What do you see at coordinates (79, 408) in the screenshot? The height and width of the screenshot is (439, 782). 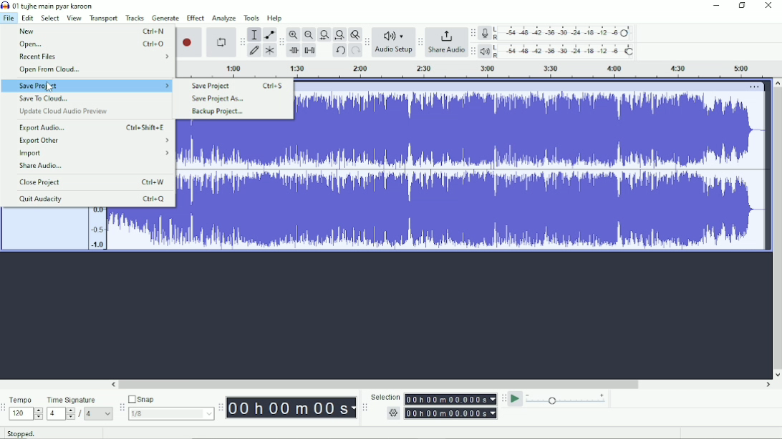 I see `Time Signature` at bounding box center [79, 408].